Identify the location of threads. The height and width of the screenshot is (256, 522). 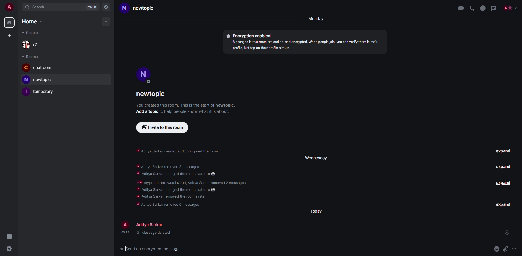
(495, 8).